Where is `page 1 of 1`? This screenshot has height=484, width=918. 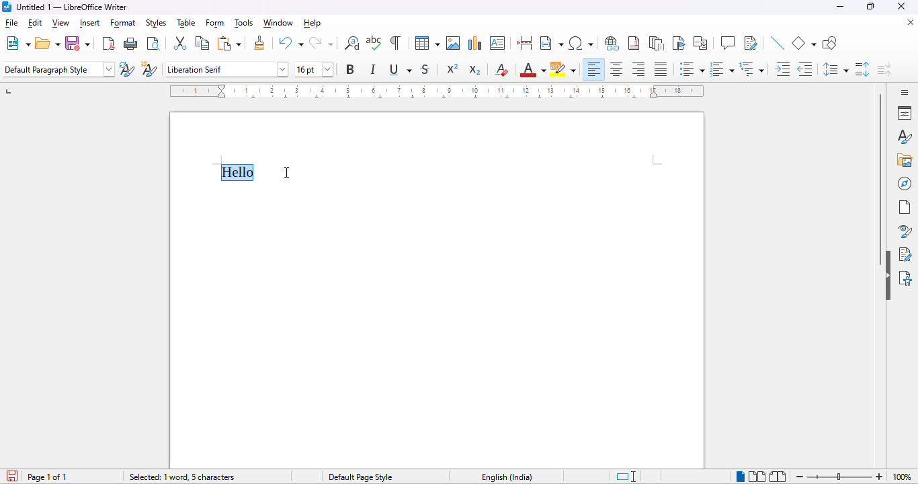 page 1 of 1 is located at coordinates (48, 477).